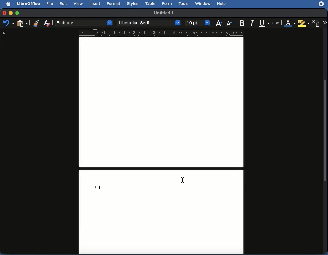 The image size is (328, 255). Describe the element at coordinates (125, 32) in the screenshot. I see `Ruler` at that location.